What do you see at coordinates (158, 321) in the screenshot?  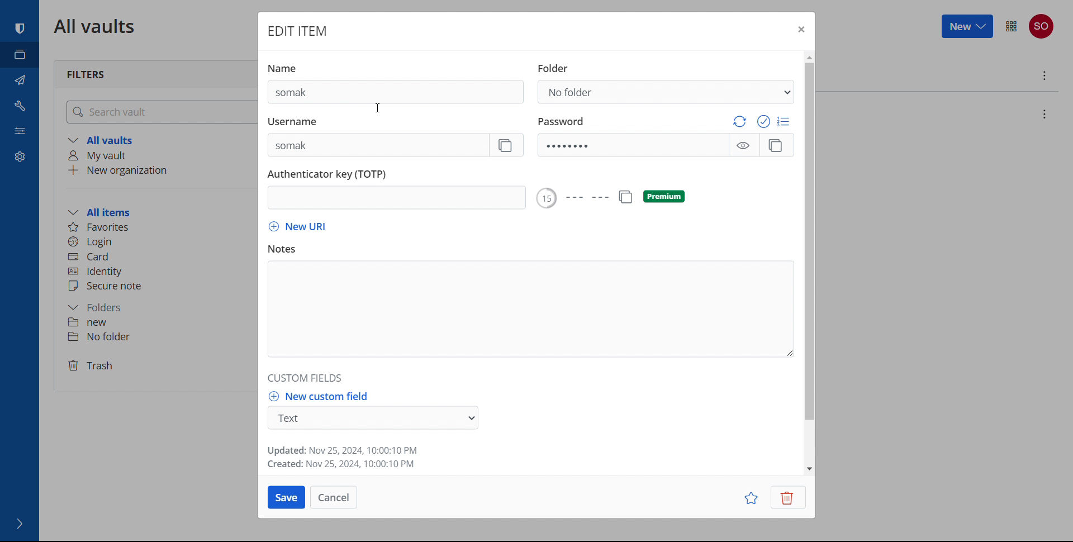 I see `folder 1` at bounding box center [158, 321].